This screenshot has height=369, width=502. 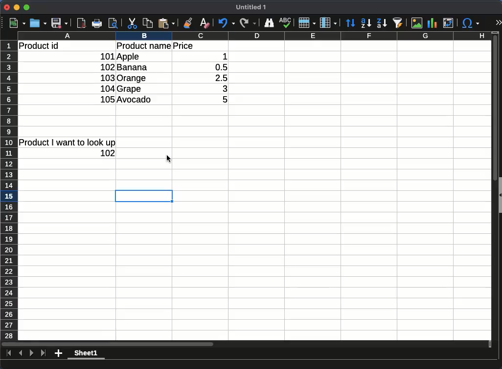 I want to click on ascending , so click(x=366, y=23).